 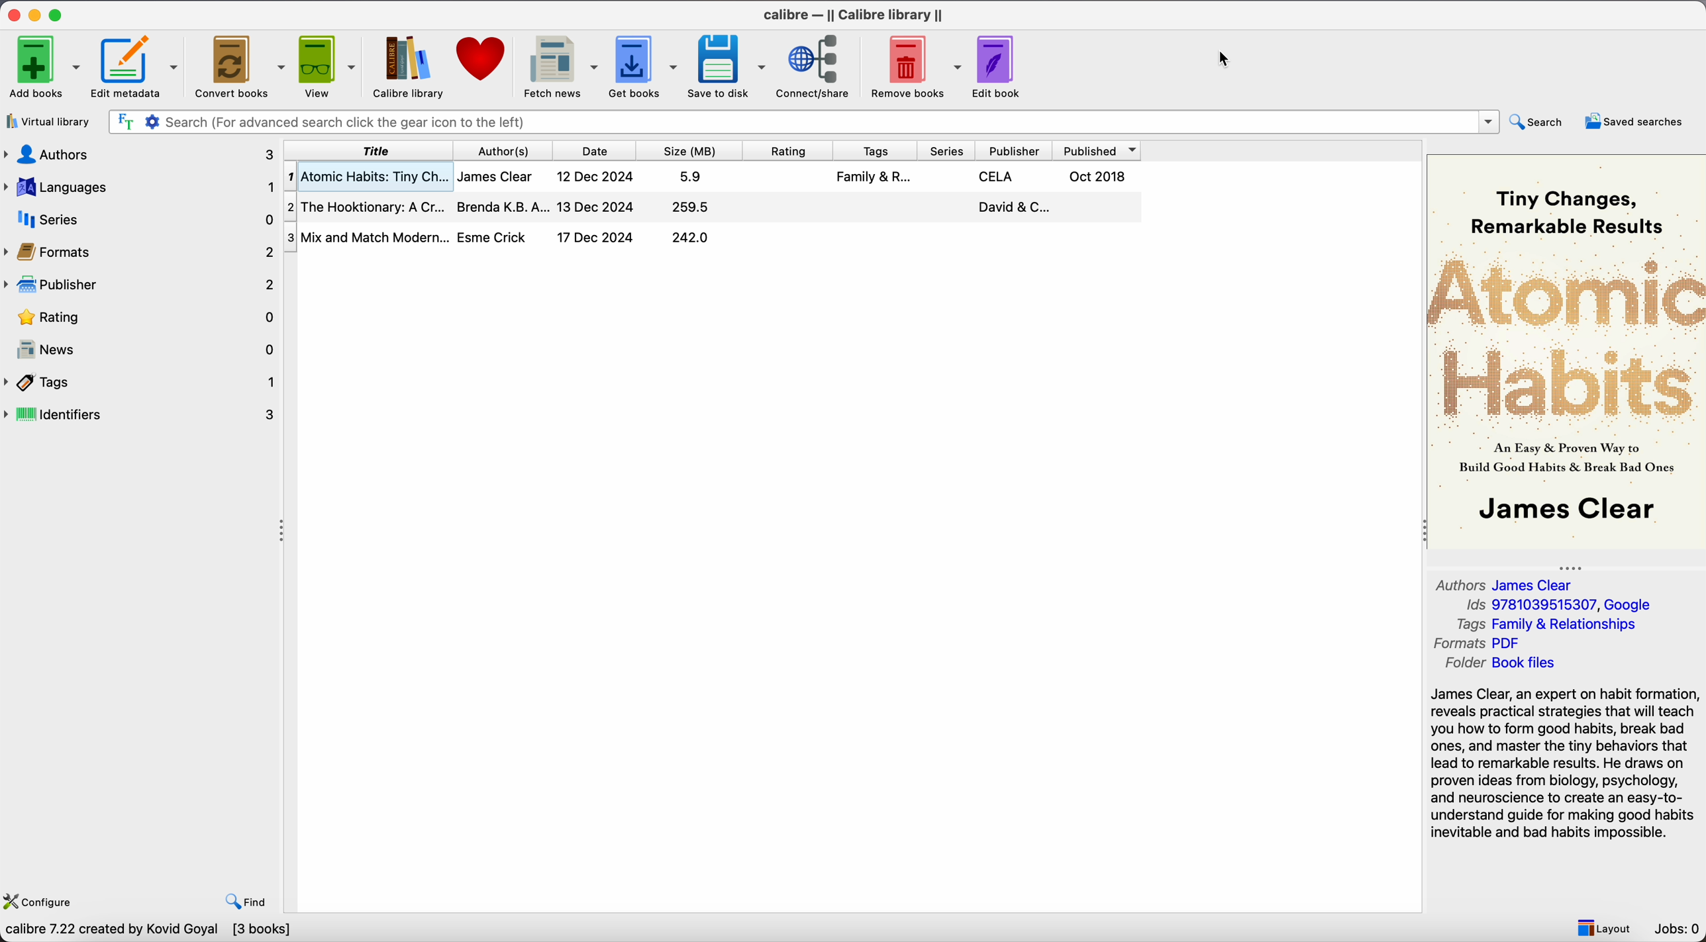 I want to click on search bar, so click(x=804, y=122).